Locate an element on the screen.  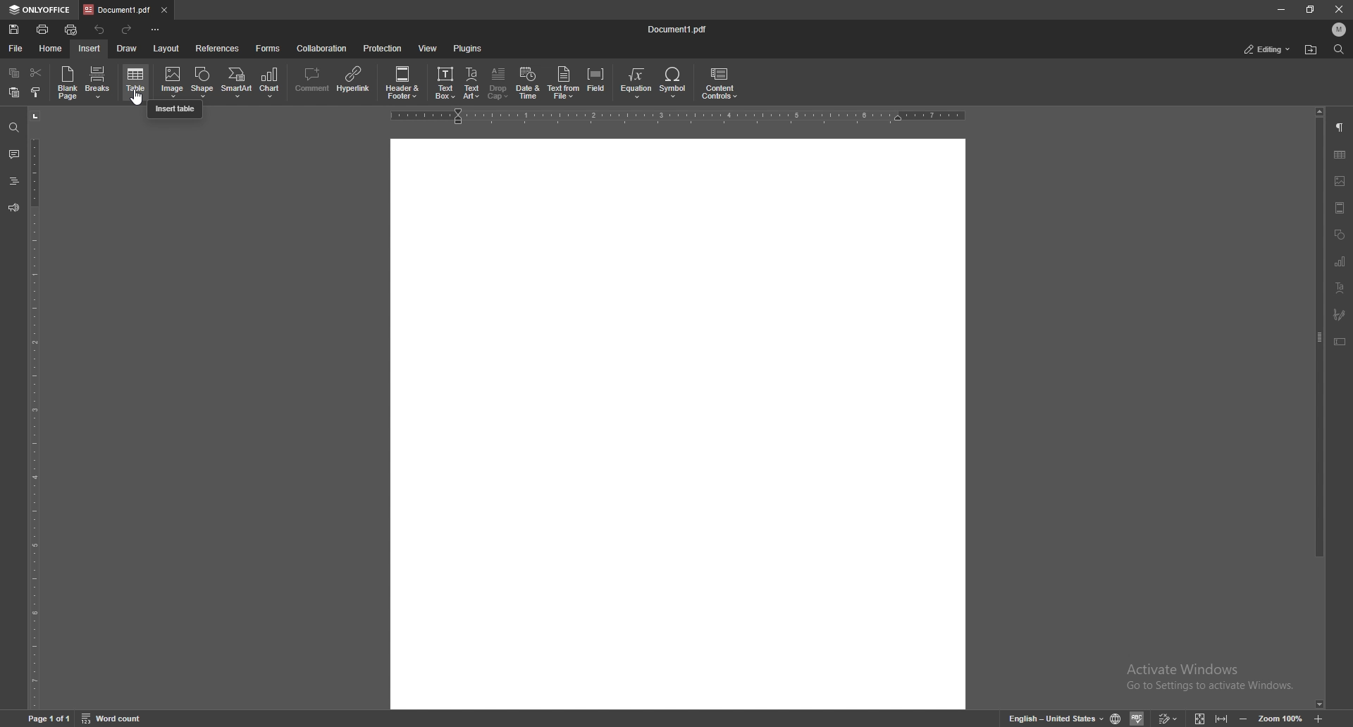
find location is located at coordinates (1311, 49).